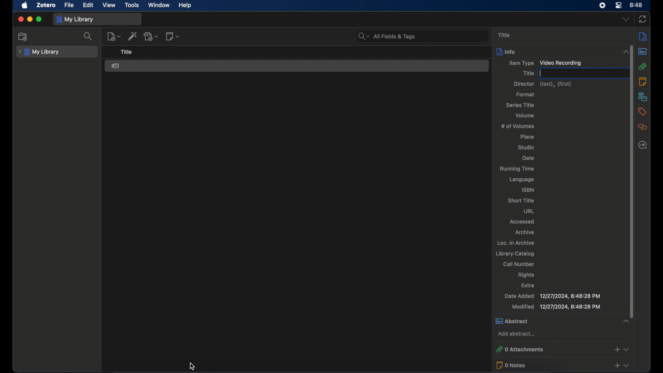  I want to click on cursor, so click(191, 366).